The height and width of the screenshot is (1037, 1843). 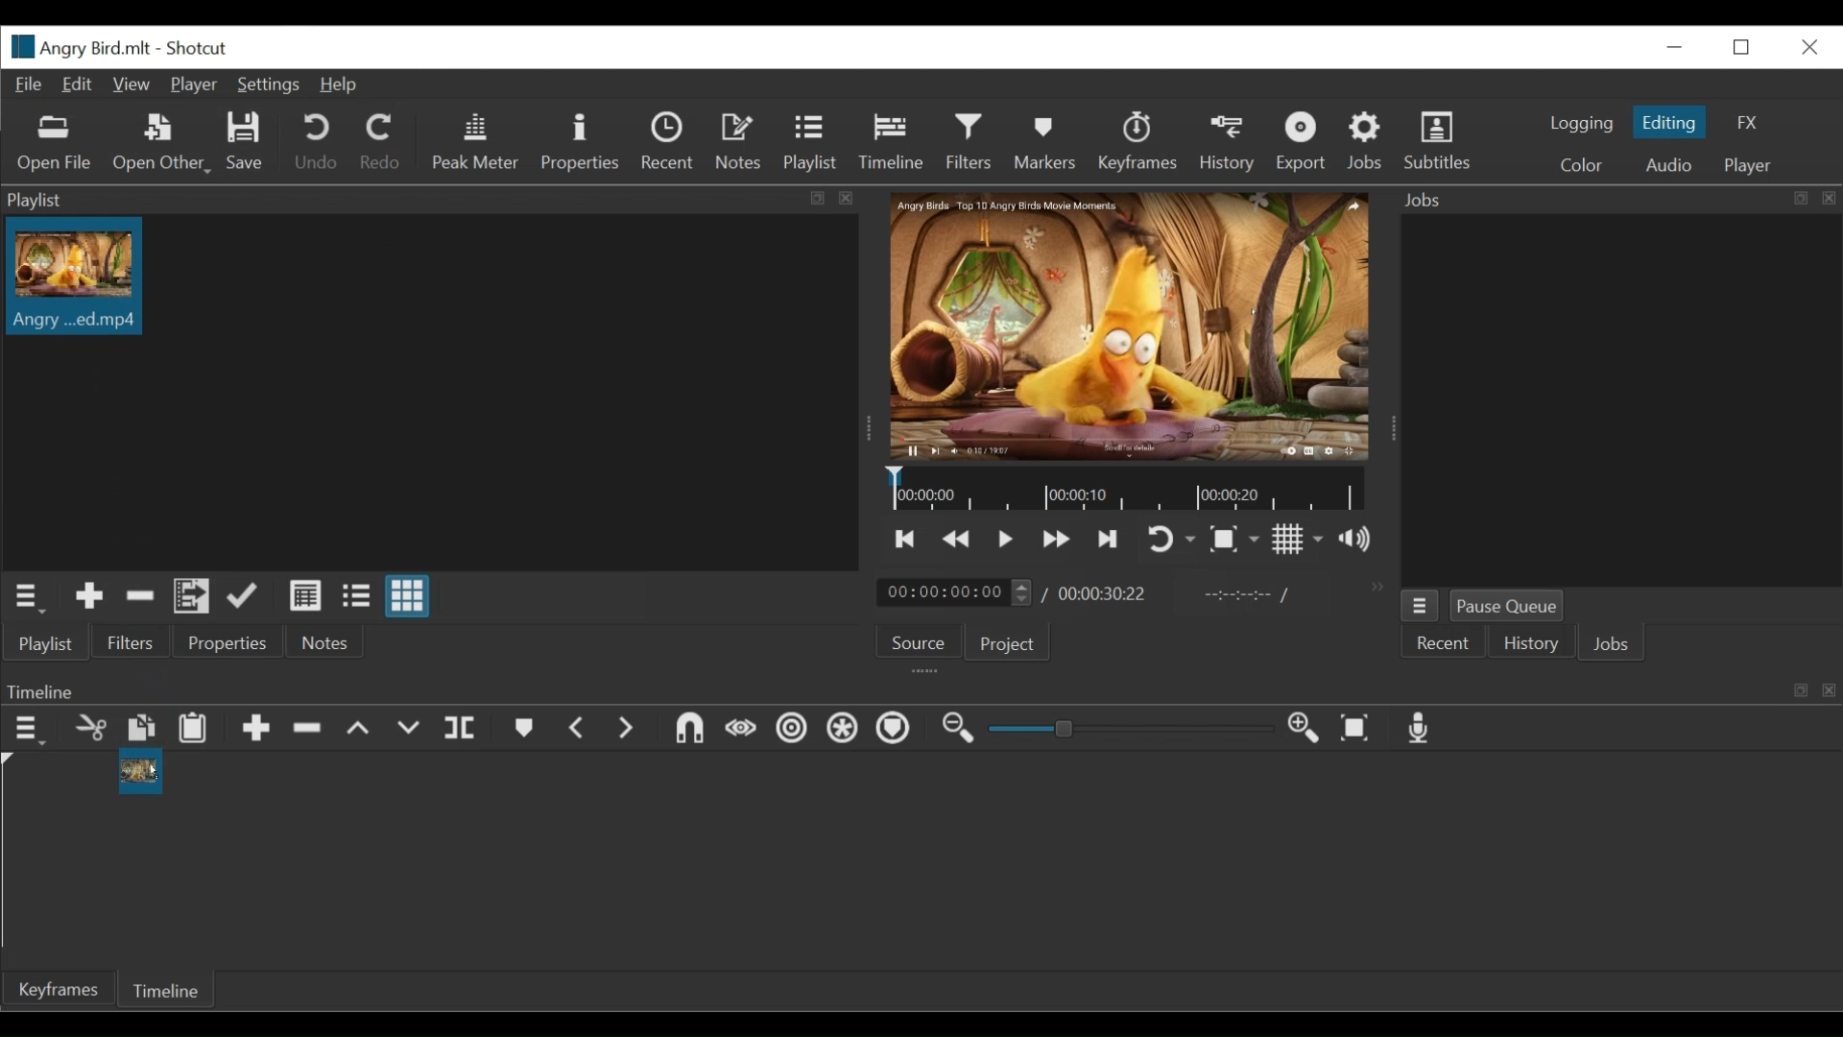 What do you see at coordinates (1299, 538) in the screenshot?
I see `Show display grid on player` at bounding box center [1299, 538].